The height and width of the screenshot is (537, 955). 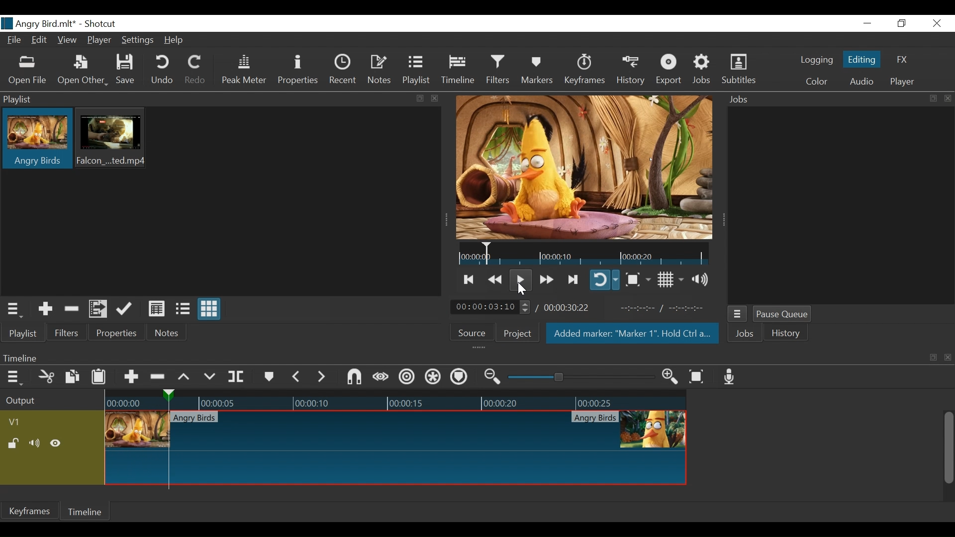 I want to click on Overwrite, so click(x=209, y=375).